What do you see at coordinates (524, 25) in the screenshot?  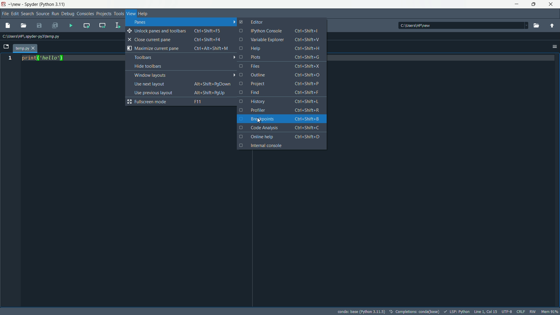 I see `dropdown` at bounding box center [524, 25].